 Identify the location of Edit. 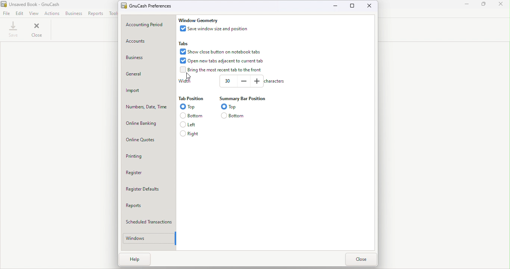
(20, 13).